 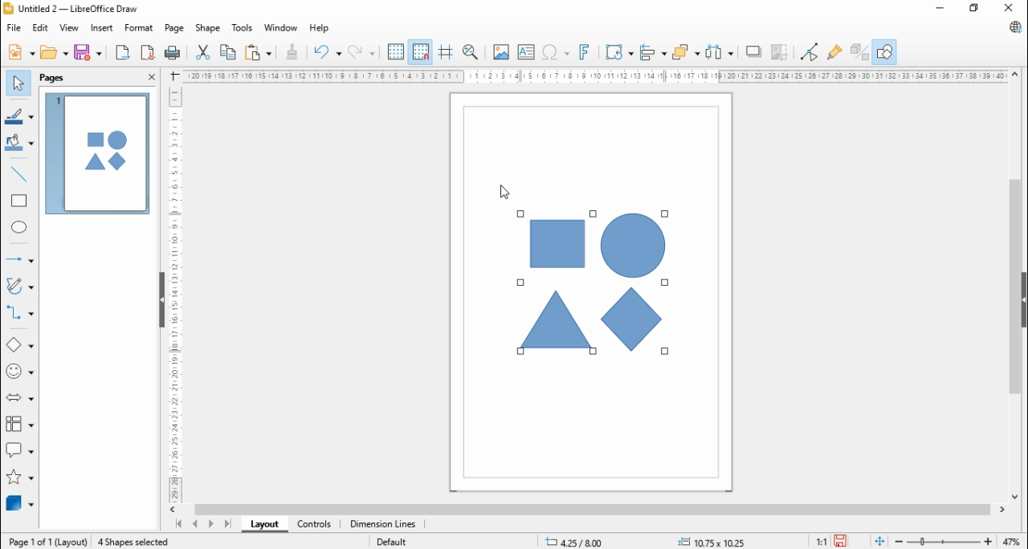 What do you see at coordinates (42, 28) in the screenshot?
I see `edit` at bounding box center [42, 28].